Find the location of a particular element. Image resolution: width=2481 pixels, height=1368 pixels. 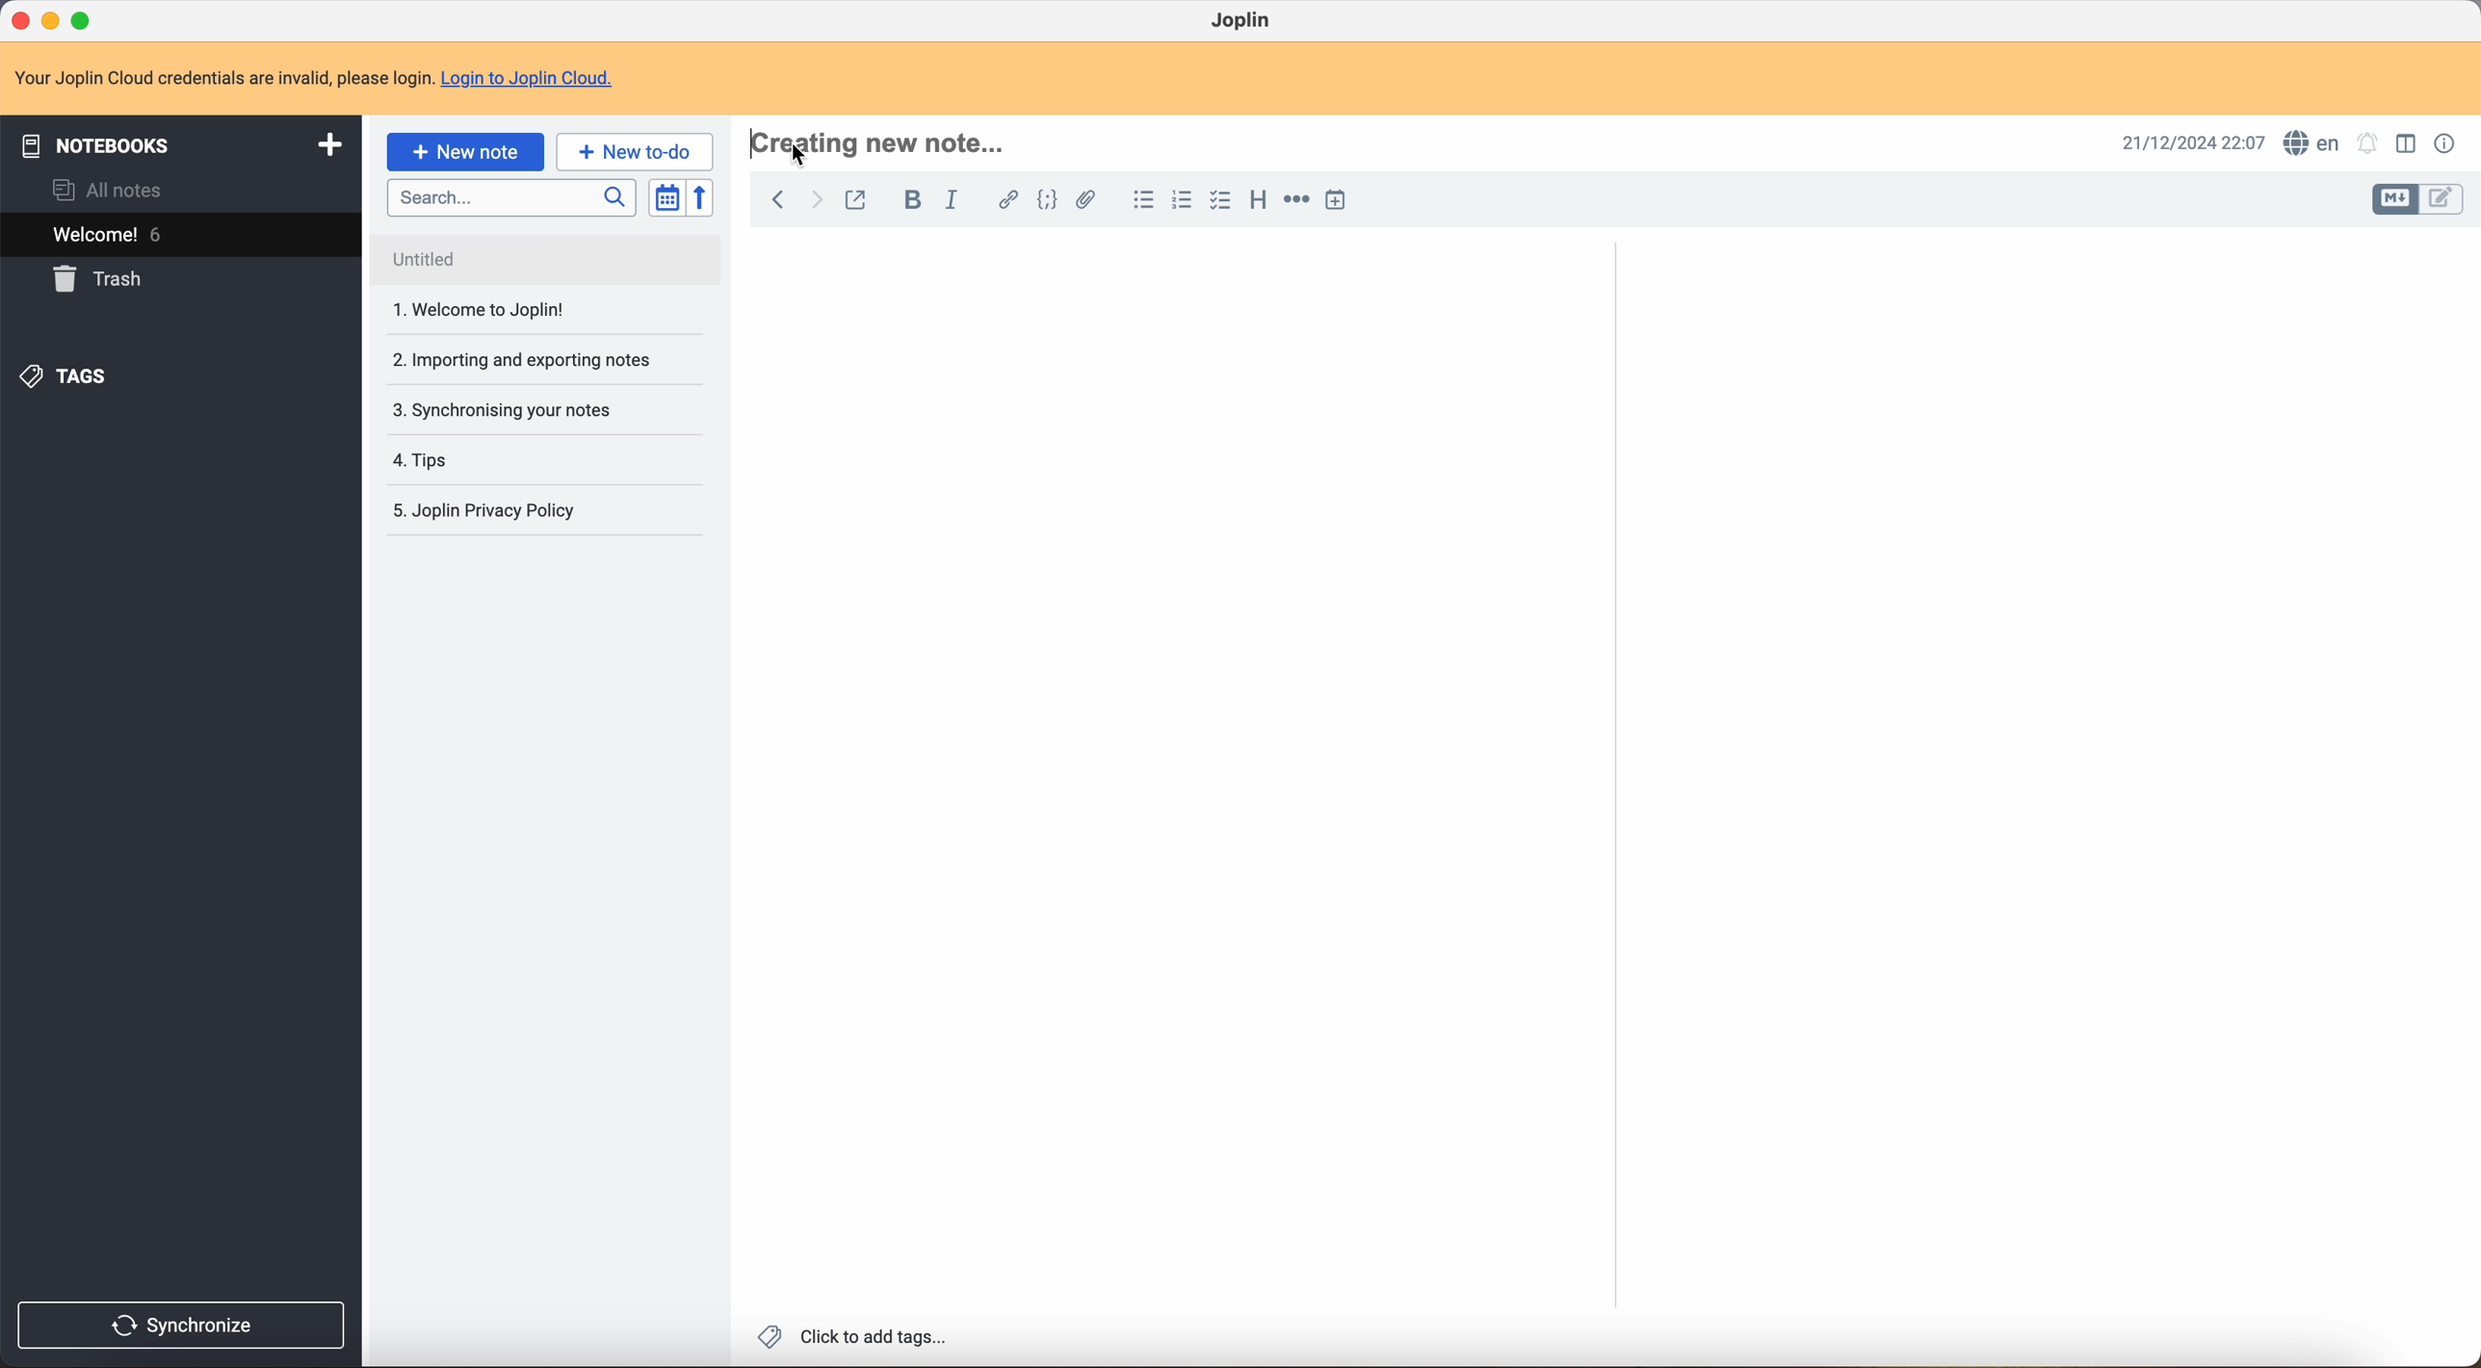

tips is located at coordinates (496, 412).